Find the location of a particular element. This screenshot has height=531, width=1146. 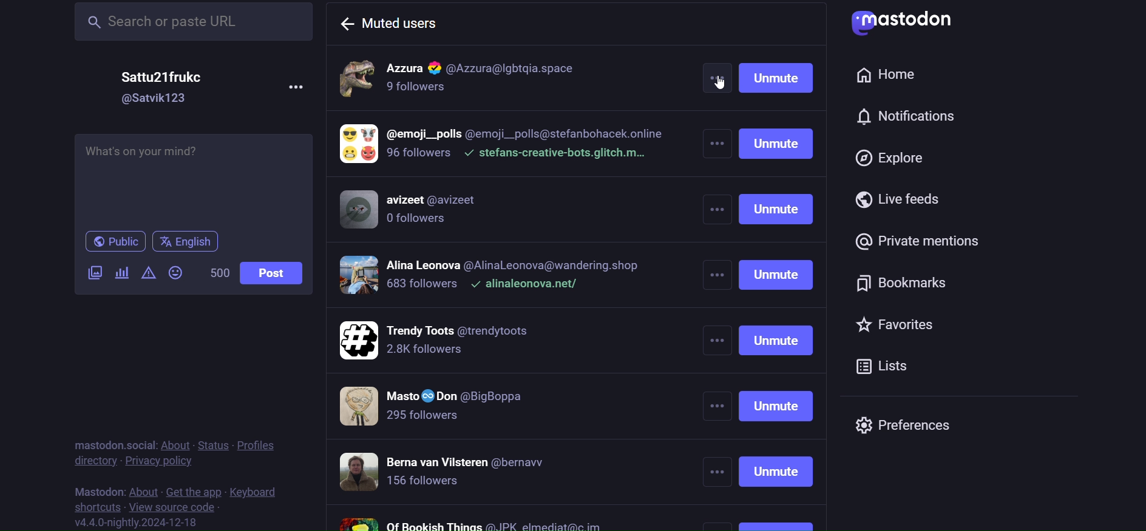

status is located at coordinates (212, 445).